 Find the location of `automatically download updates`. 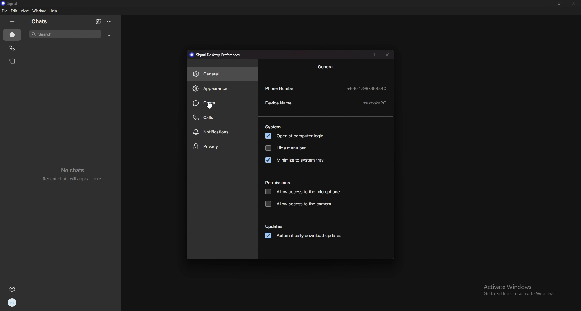

automatically download updates is located at coordinates (304, 236).